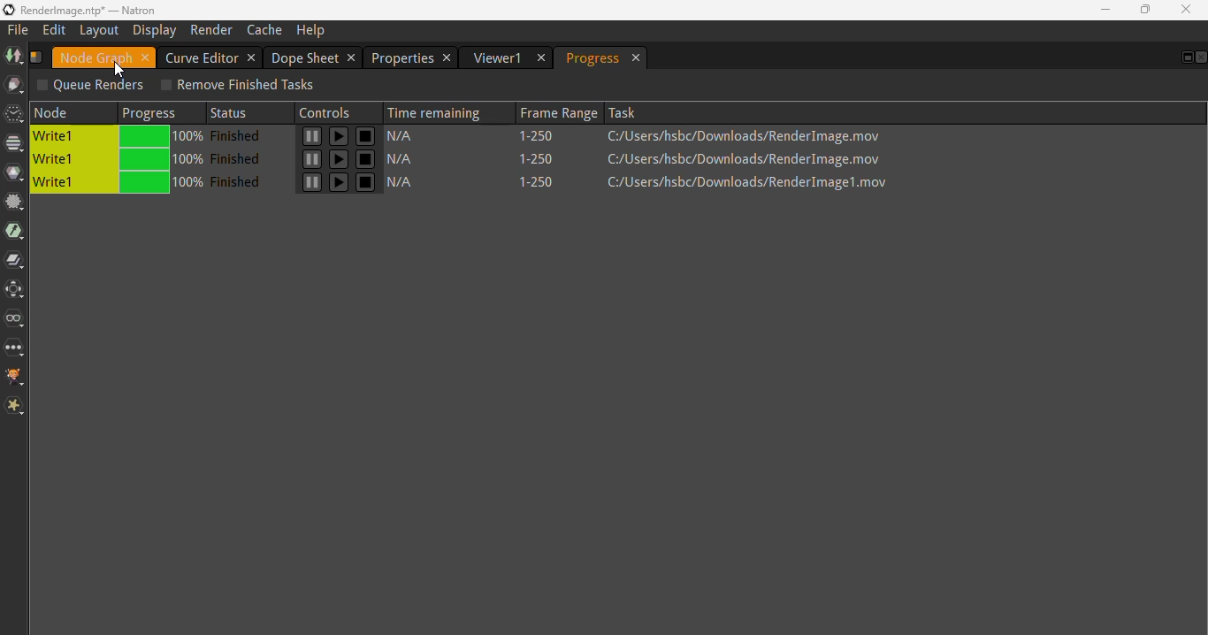 The height and width of the screenshot is (635, 1208). I want to click on minimize, so click(1105, 9).